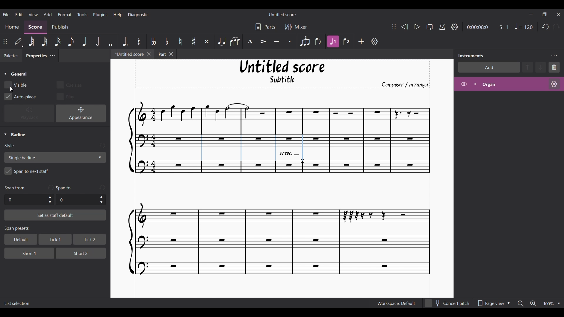  I want to click on Tempo, so click(524, 27).